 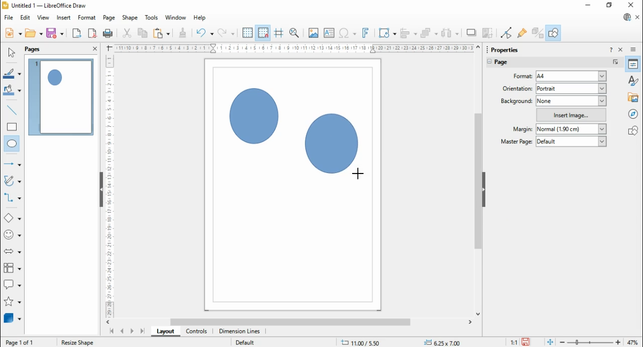 I want to click on Default, so click(x=245, y=341).